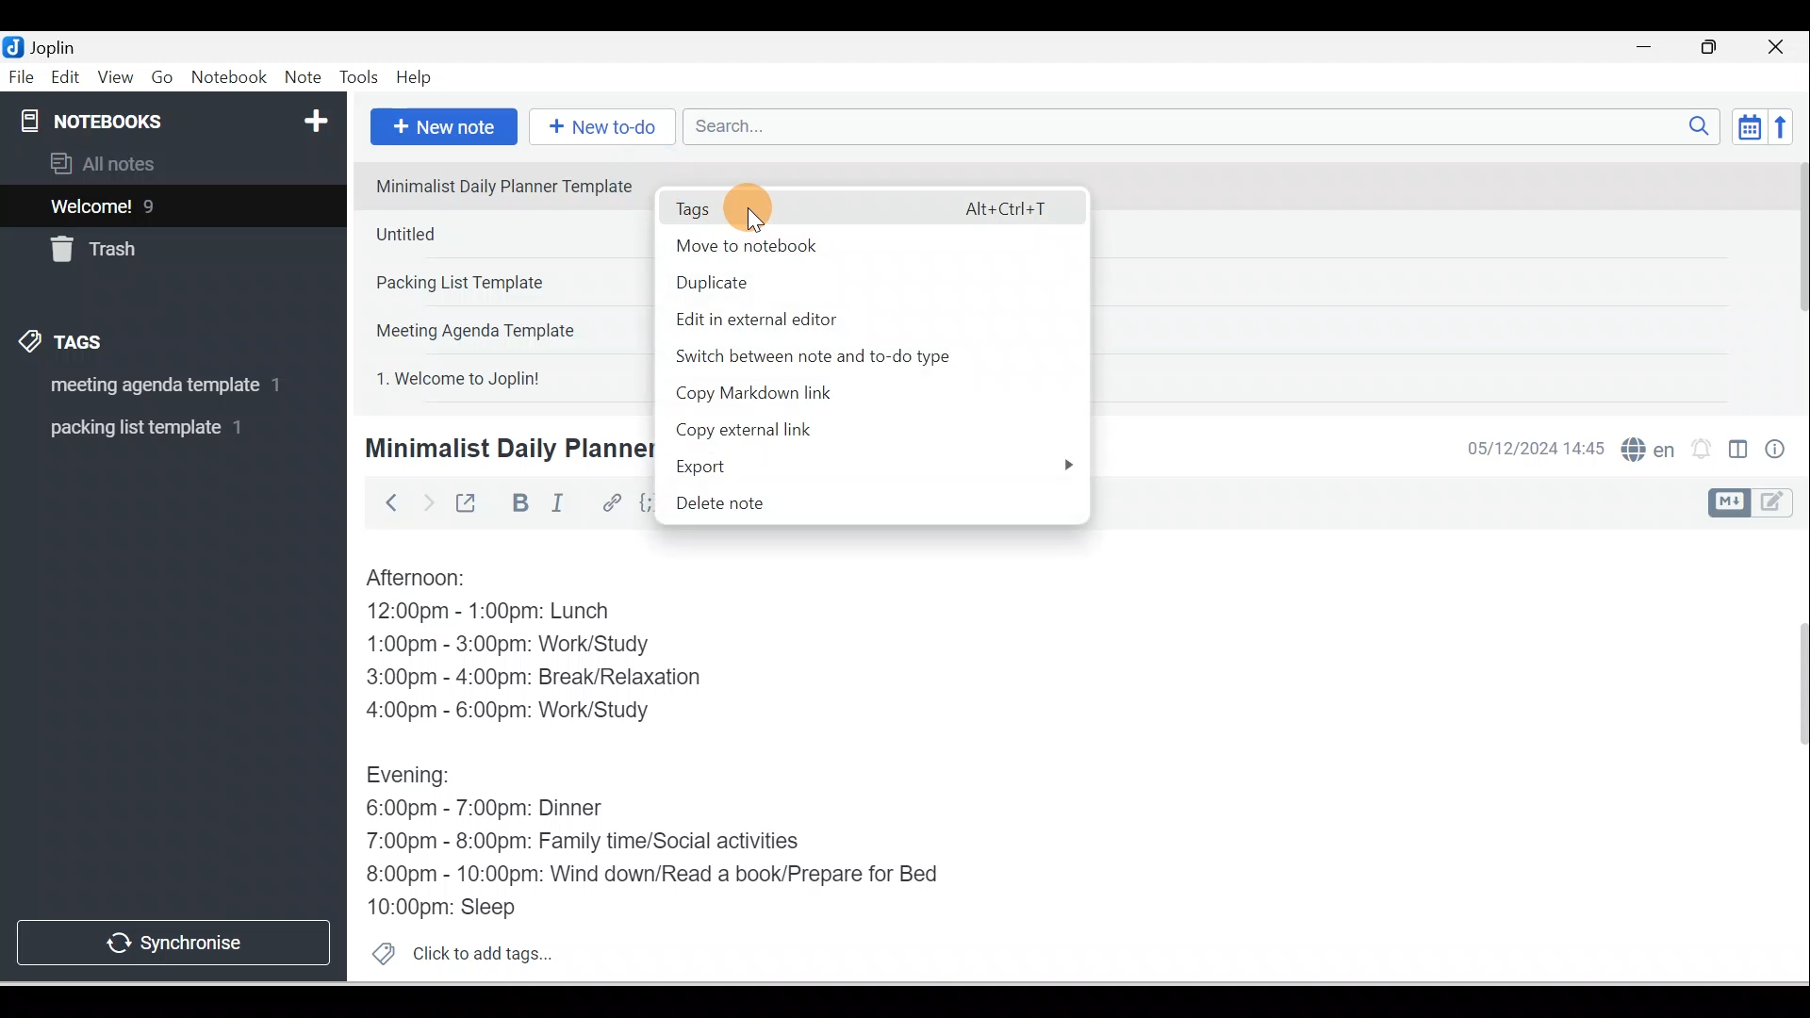 Image resolution: width=1810 pixels, height=1018 pixels. Describe the element at coordinates (778, 432) in the screenshot. I see `Copy external link` at that location.